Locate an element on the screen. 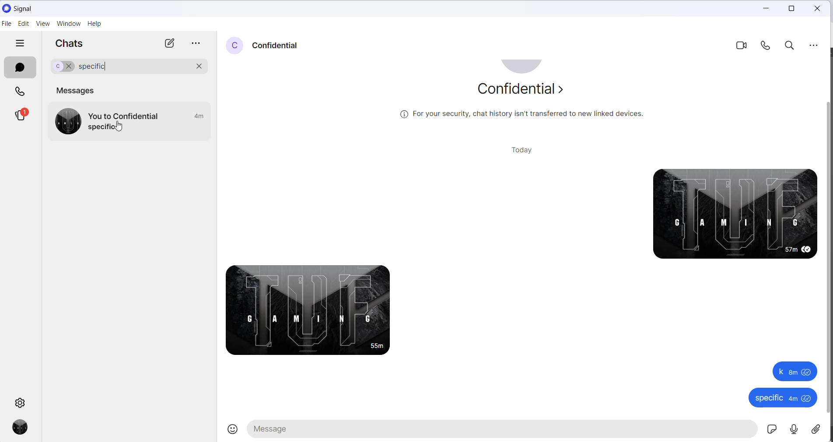 This screenshot has height=442, width=833. about contact is located at coordinates (522, 91).